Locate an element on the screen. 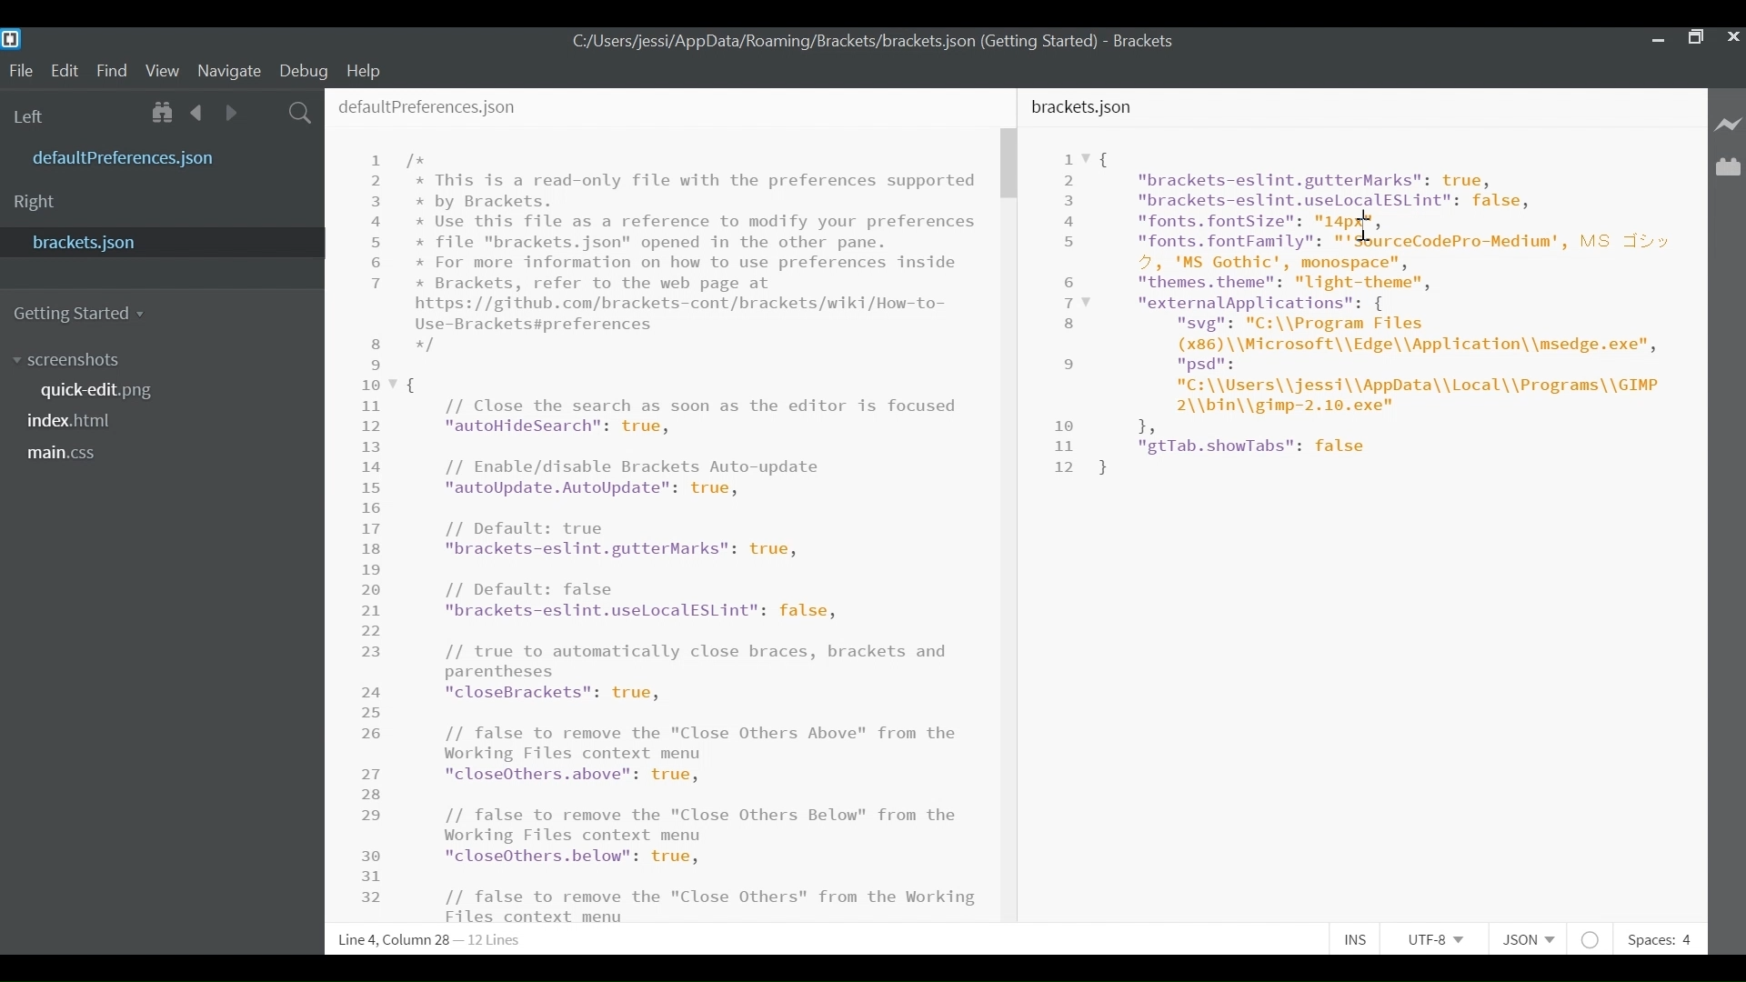 This screenshot has height=982, width=1746. main.css file is located at coordinates (67, 452).